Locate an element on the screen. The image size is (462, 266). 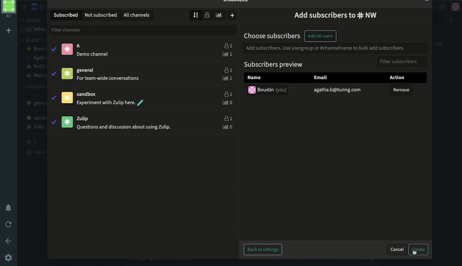
subscribers preview is located at coordinates (273, 65).